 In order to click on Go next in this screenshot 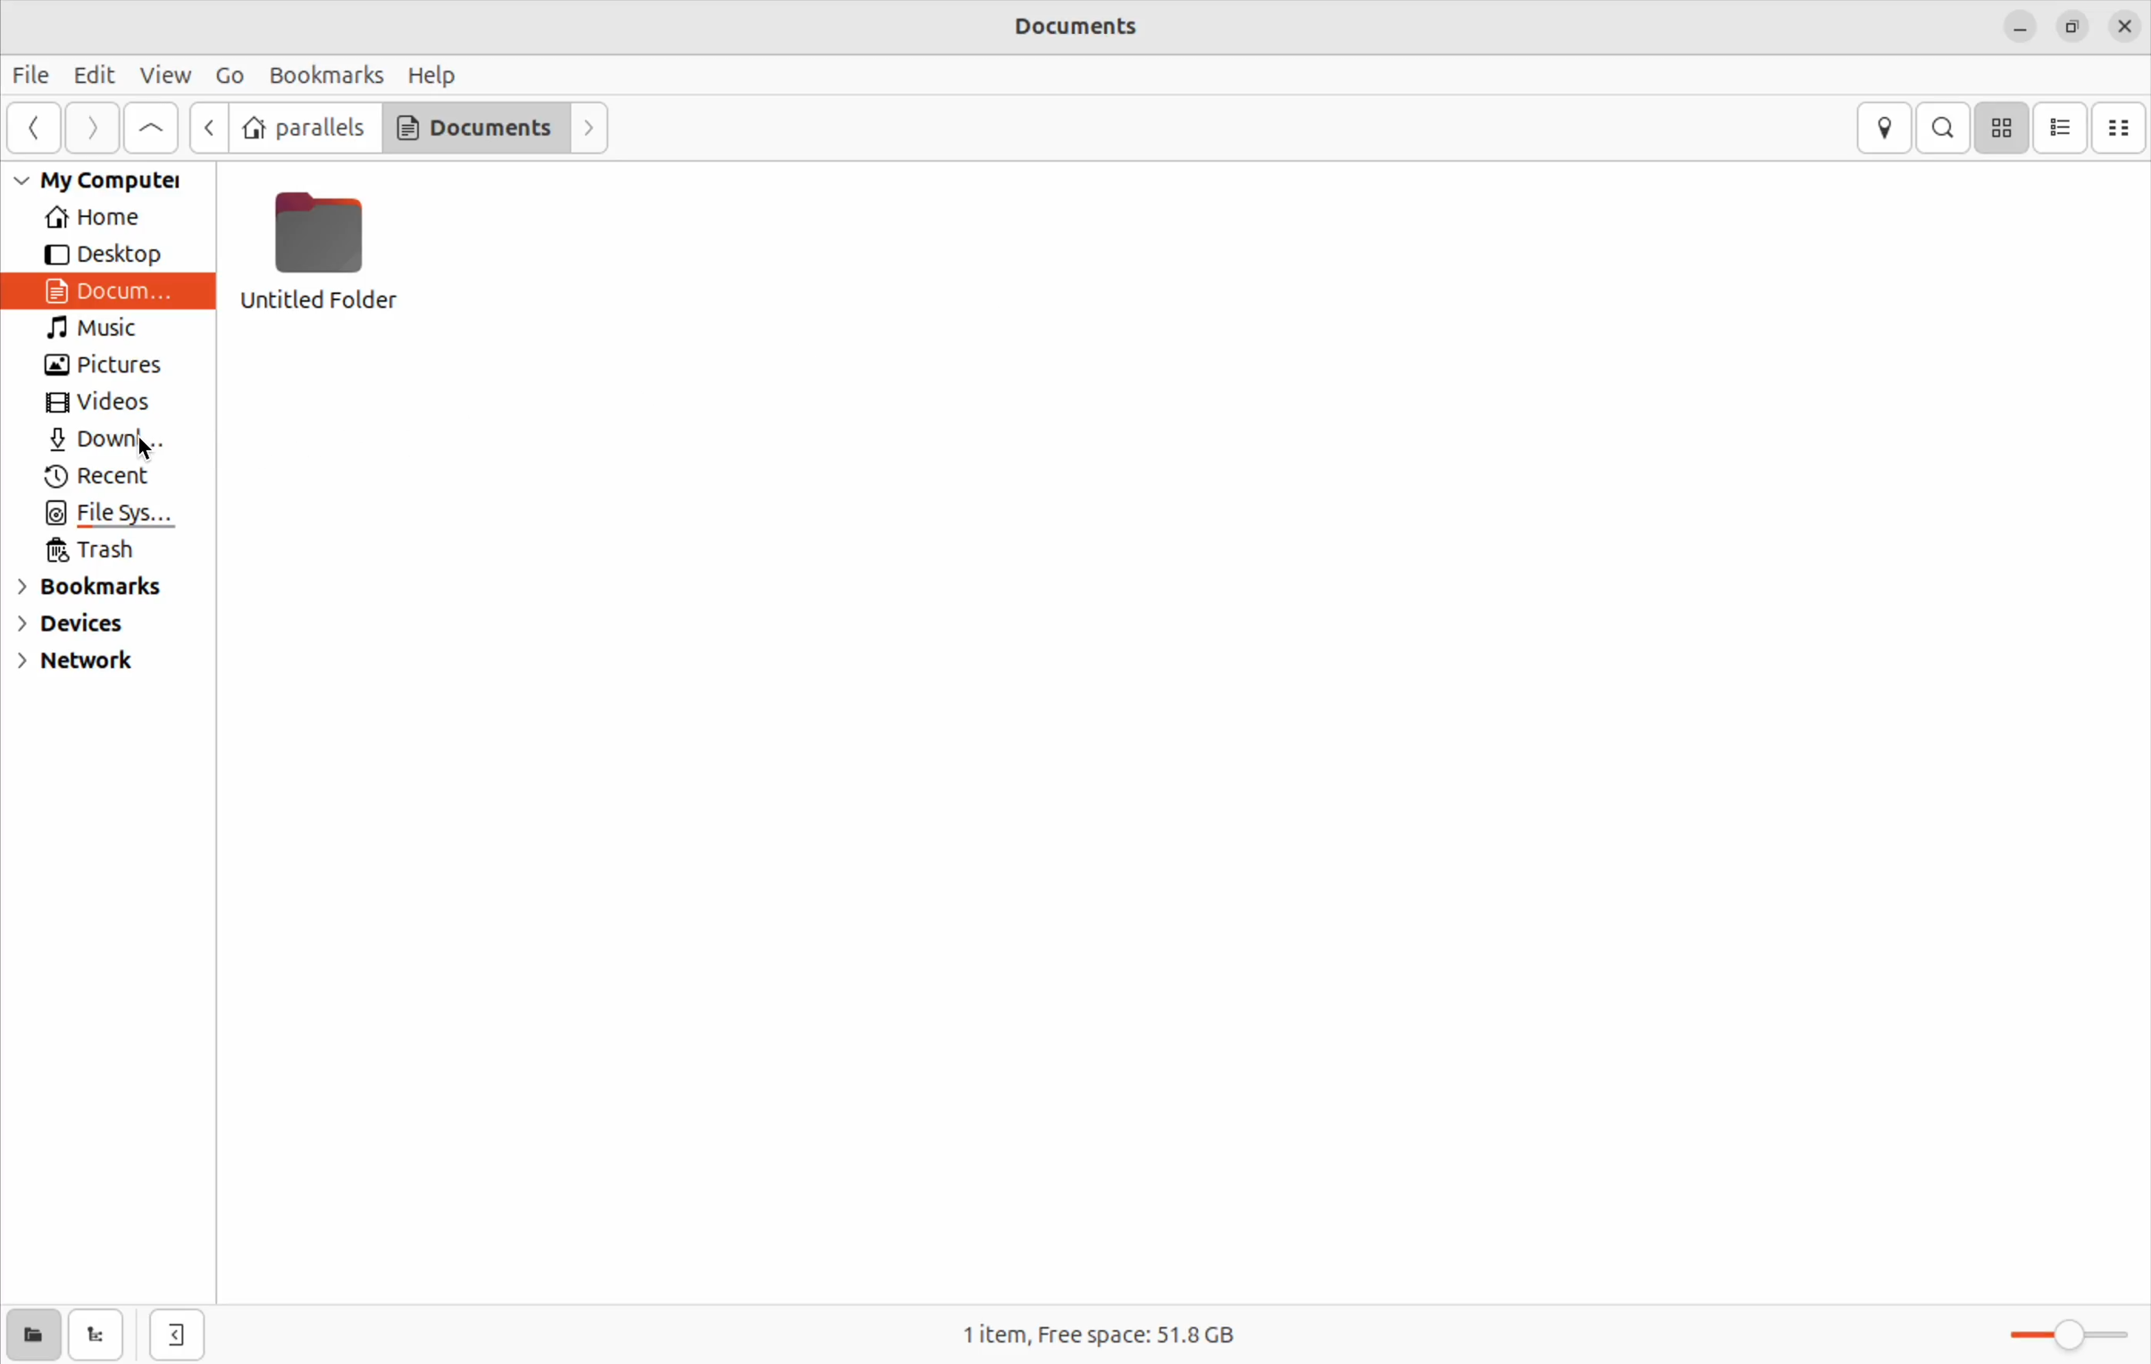, I will do `click(89, 127)`.